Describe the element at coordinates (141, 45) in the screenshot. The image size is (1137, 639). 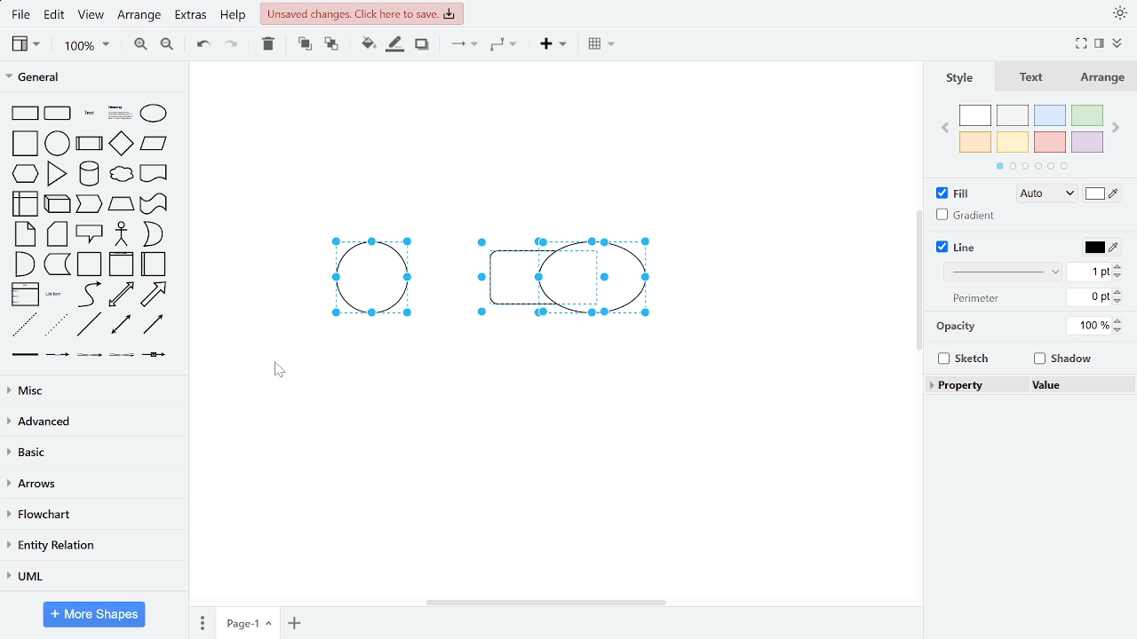
I see `zoom in` at that location.